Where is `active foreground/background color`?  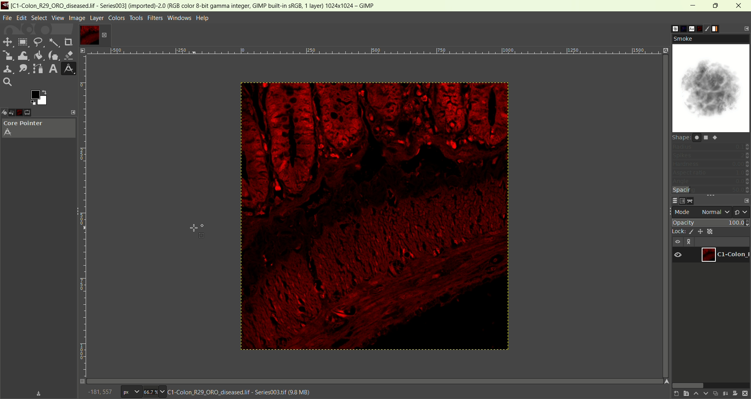
active foreground/background color is located at coordinates (38, 97).